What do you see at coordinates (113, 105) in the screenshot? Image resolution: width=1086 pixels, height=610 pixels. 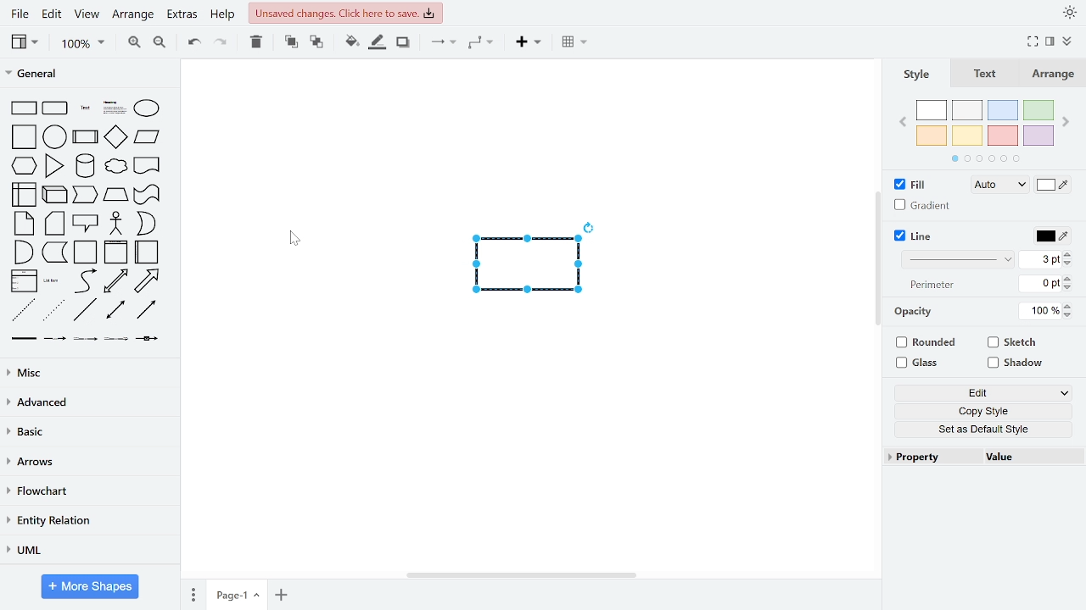 I see `general shapes` at bounding box center [113, 105].